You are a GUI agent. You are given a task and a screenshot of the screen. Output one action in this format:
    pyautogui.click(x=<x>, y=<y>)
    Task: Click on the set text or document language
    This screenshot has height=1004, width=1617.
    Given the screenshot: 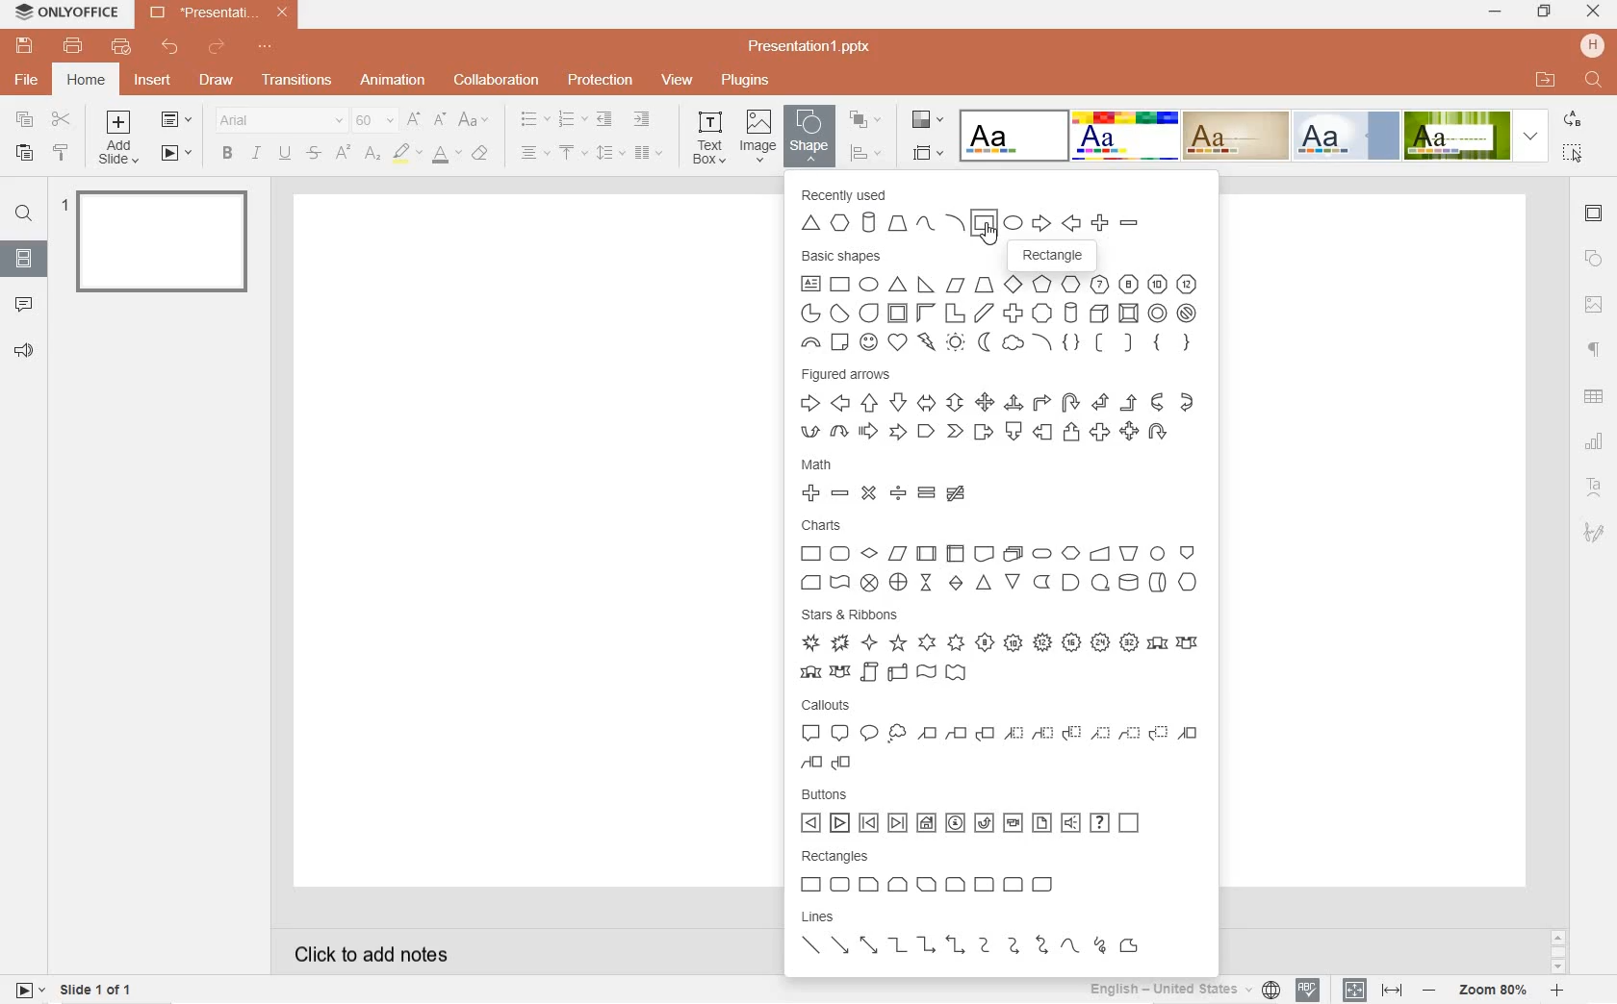 What is the action you would take?
    pyautogui.click(x=1370, y=990)
    